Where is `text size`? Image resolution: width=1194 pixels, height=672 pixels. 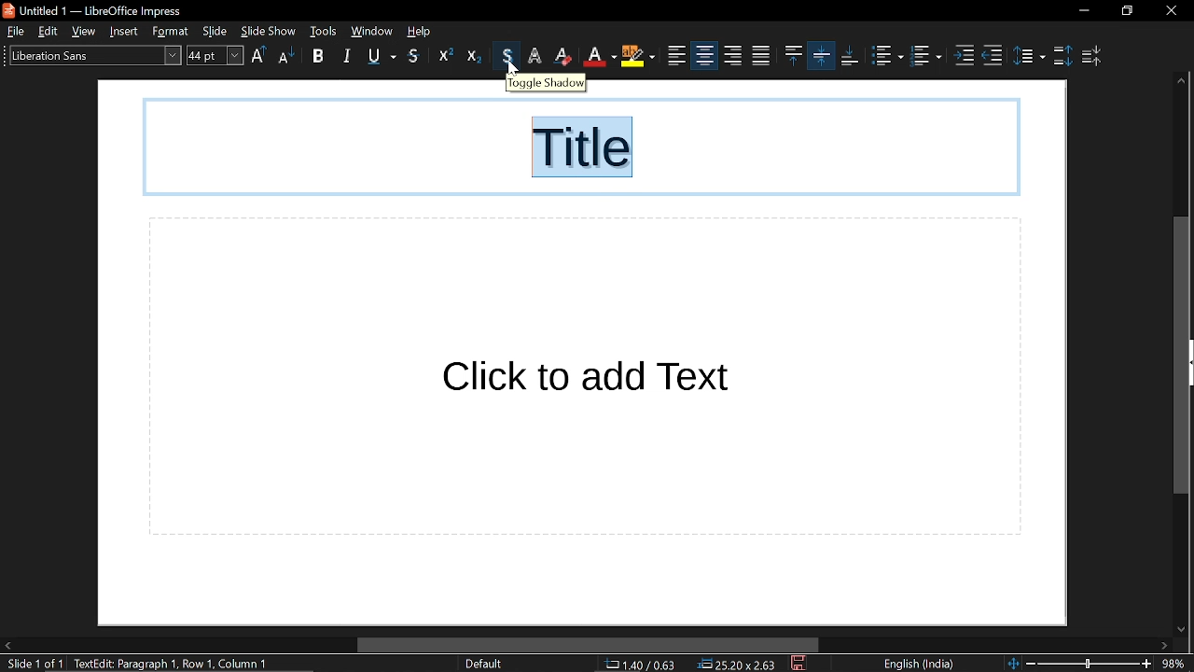
text size is located at coordinates (215, 55).